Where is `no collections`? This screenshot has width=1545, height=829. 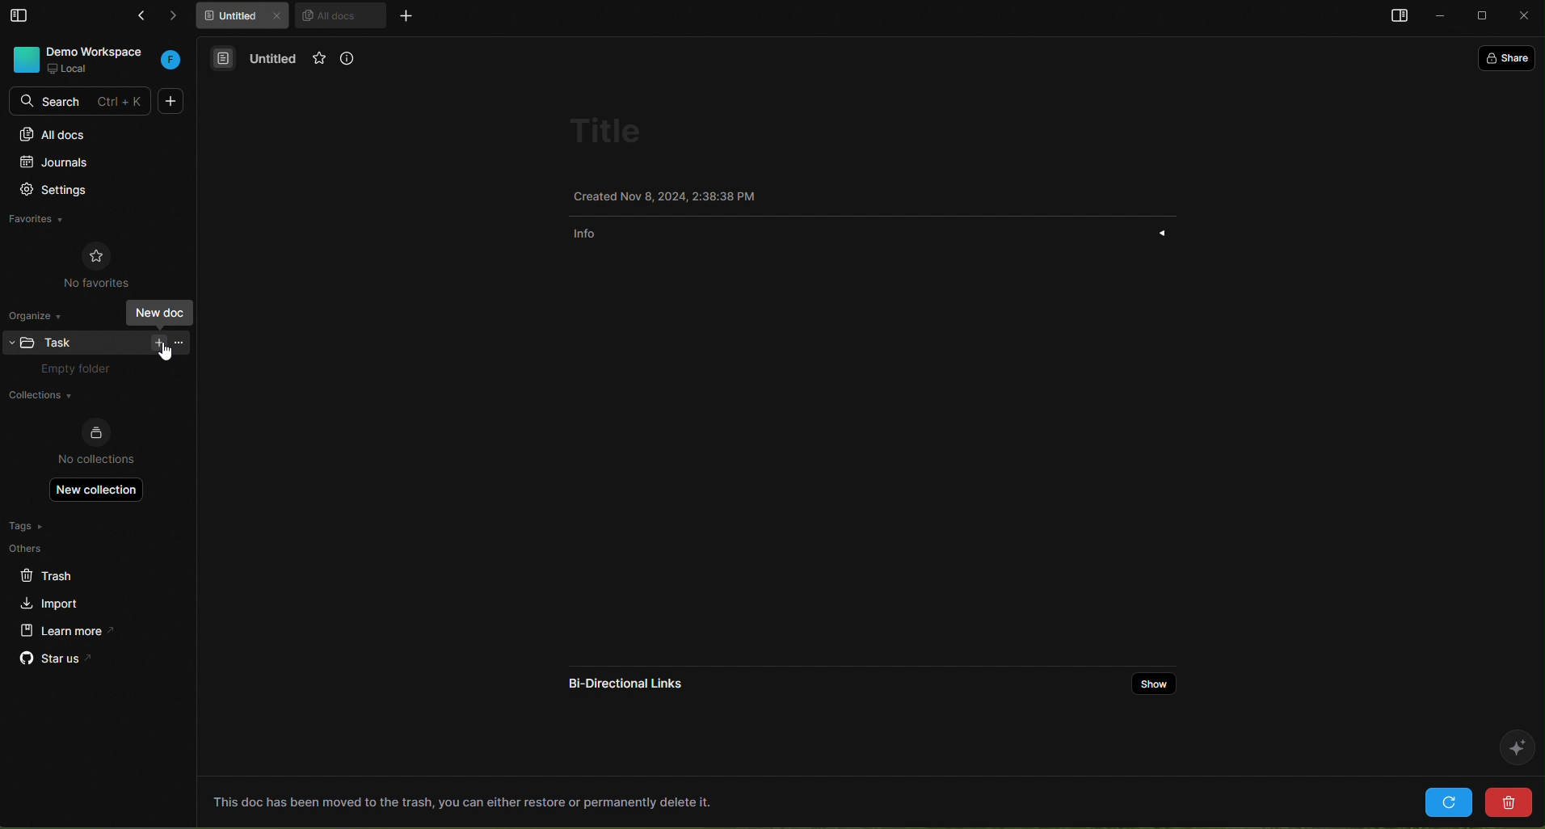
no collections is located at coordinates (96, 444).